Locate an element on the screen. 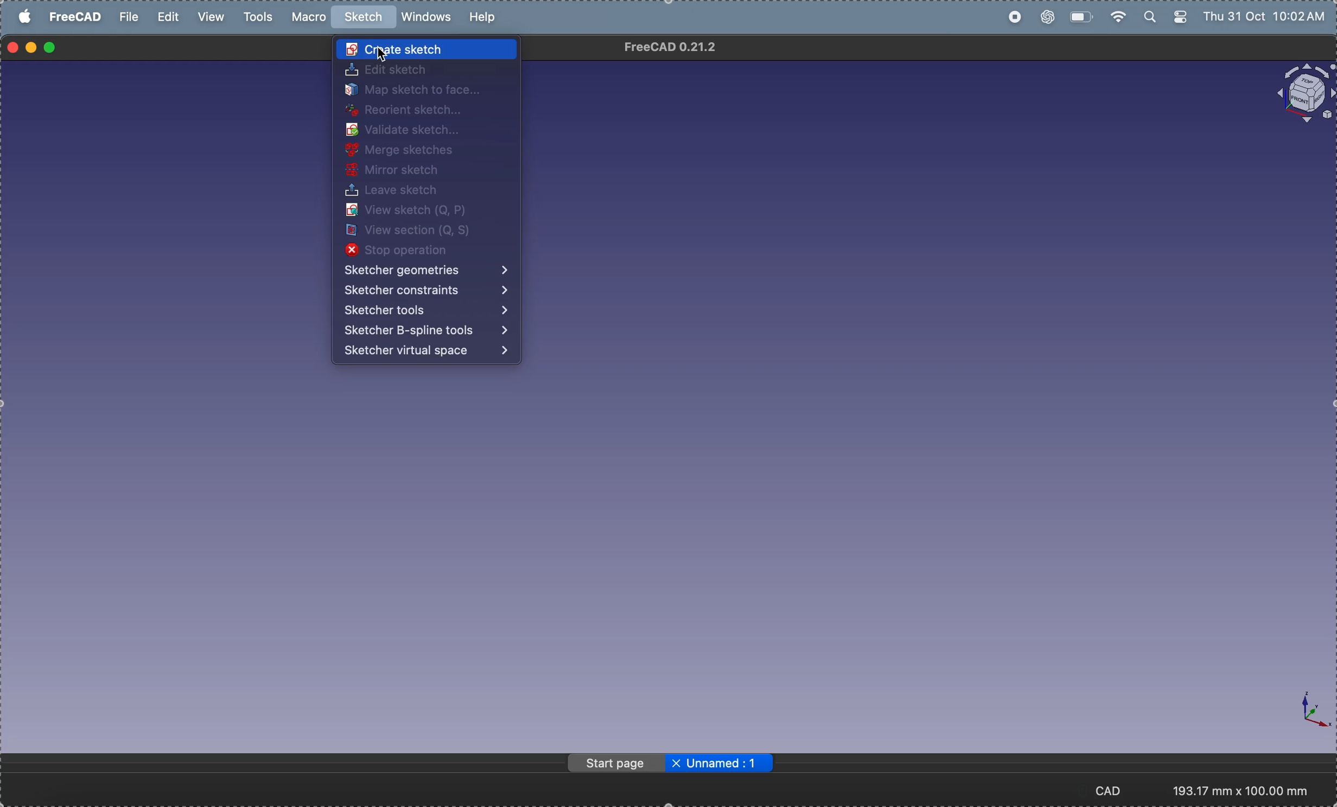  close file is located at coordinates (676, 764).